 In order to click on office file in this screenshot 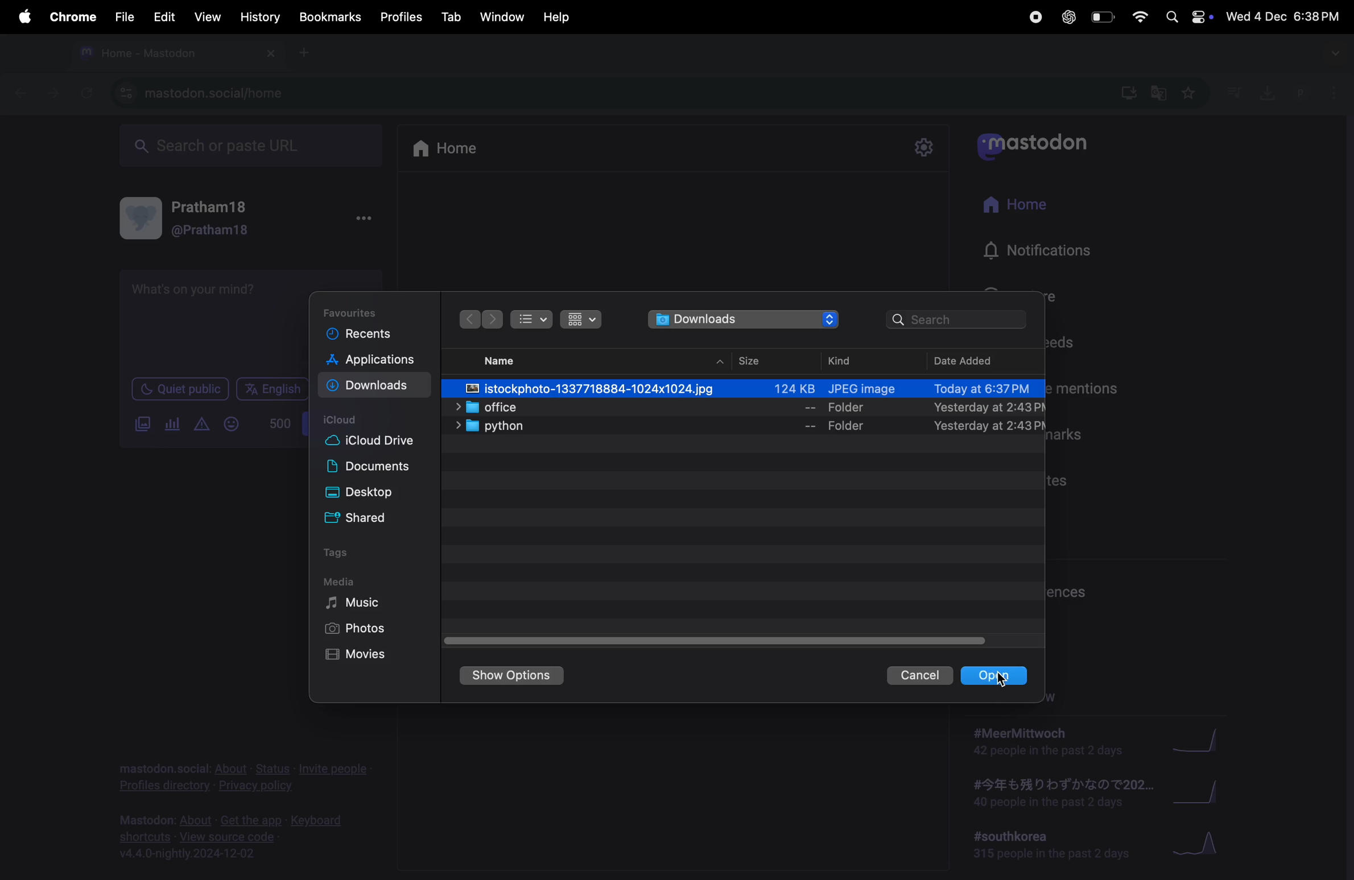, I will do `click(740, 408)`.